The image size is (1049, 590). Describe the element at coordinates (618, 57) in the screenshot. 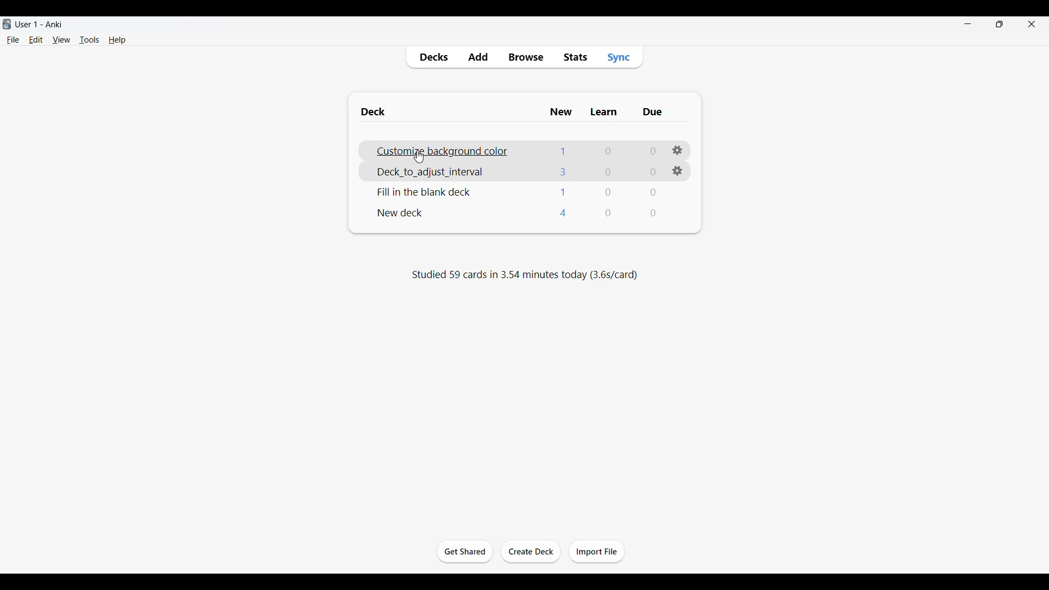

I see `Sync` at that location.